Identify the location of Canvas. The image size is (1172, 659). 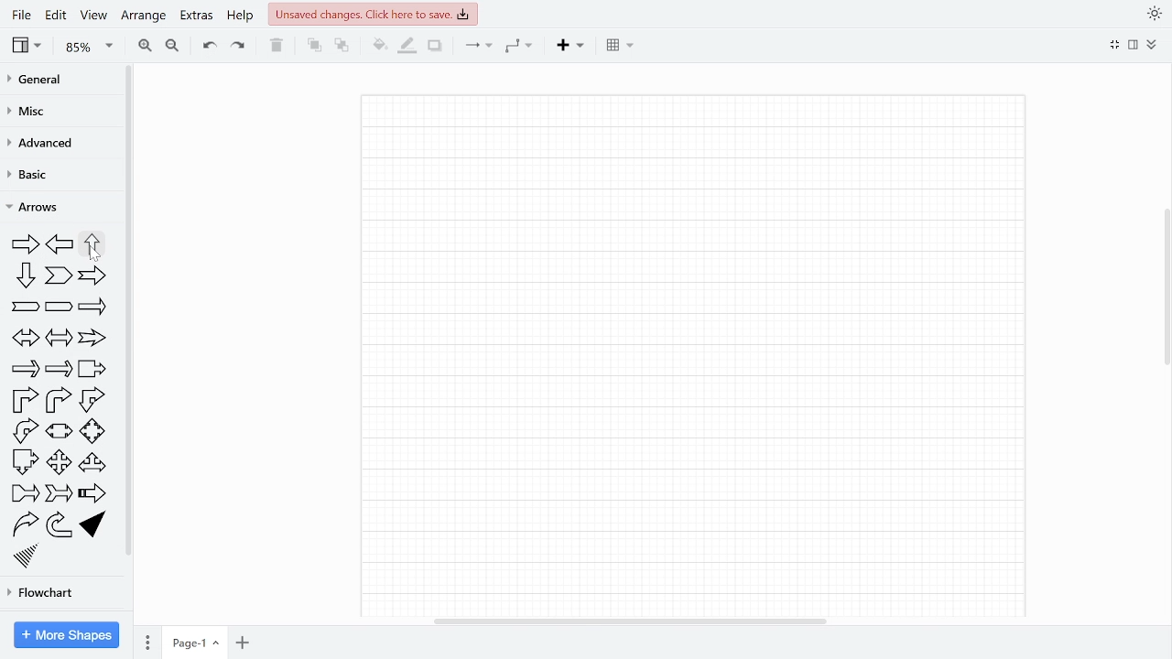
(707, 356).